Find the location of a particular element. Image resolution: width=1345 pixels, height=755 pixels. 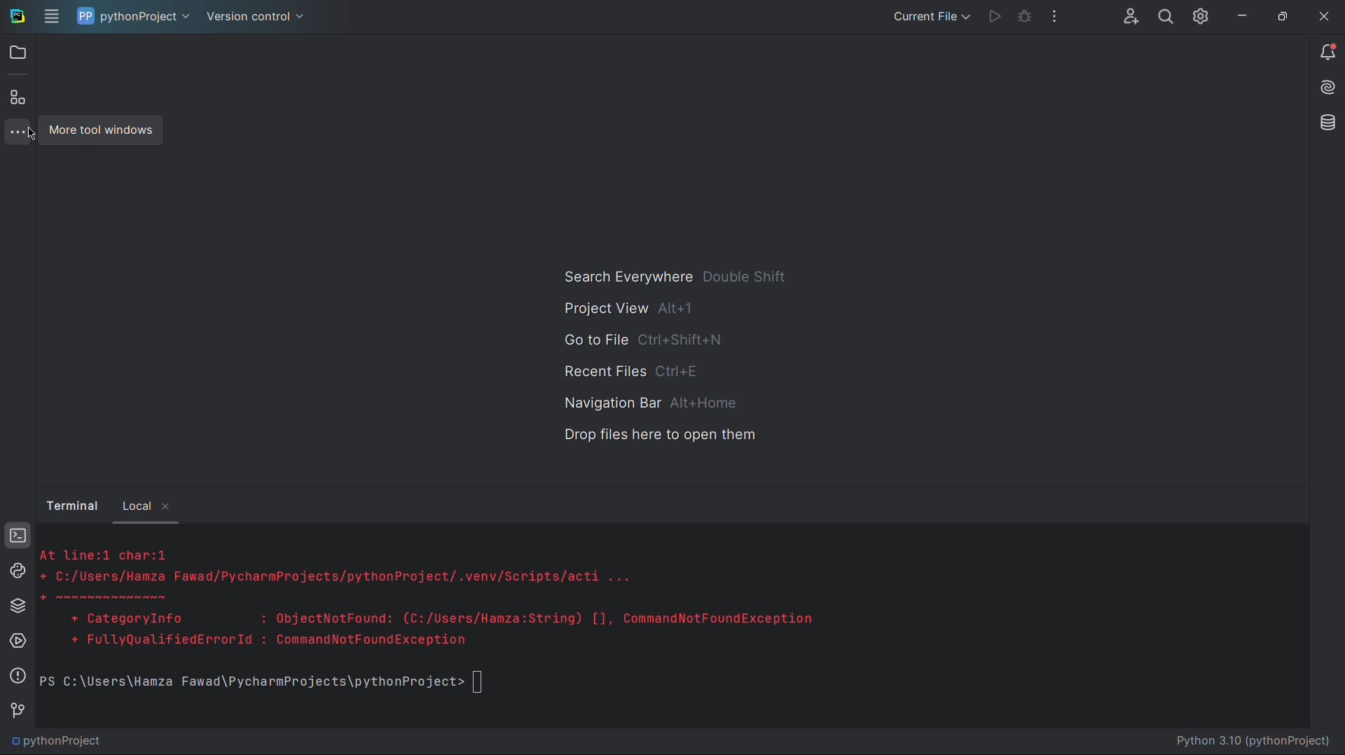

Version Control is located at coordinates (15, 710).